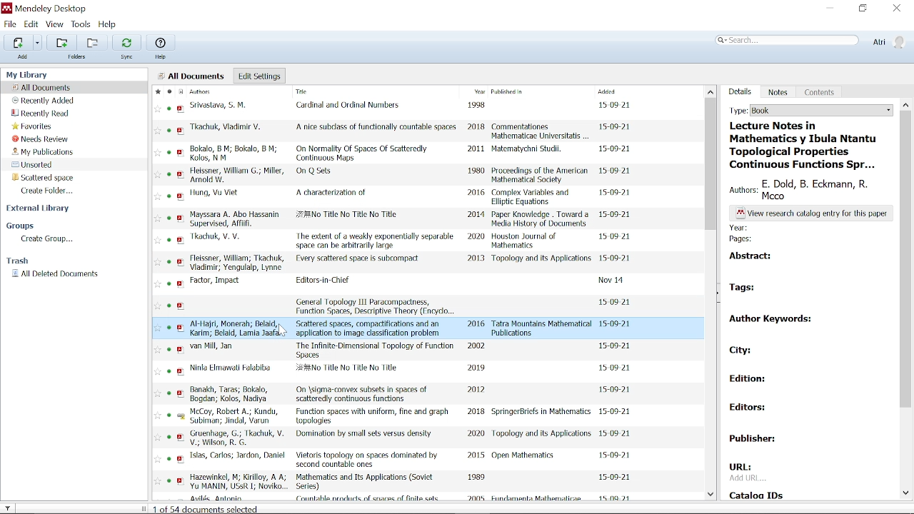 The height and width of the screenshot is (514, 914). What do you see at coordinates (756, 440) in the screenshot?
I see `publisher` at bounding box center [756, 440].